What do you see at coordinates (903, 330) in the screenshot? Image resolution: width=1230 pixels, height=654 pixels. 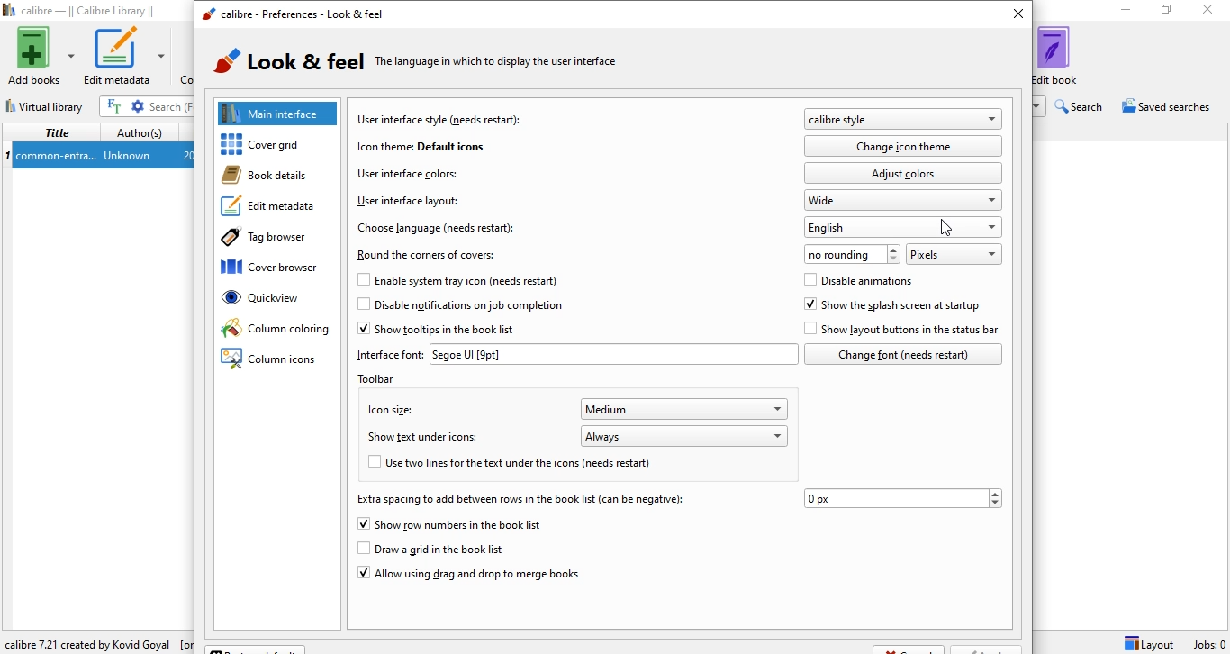 I see `show layout buttons in the status bar` at bounding box center [903, 330].